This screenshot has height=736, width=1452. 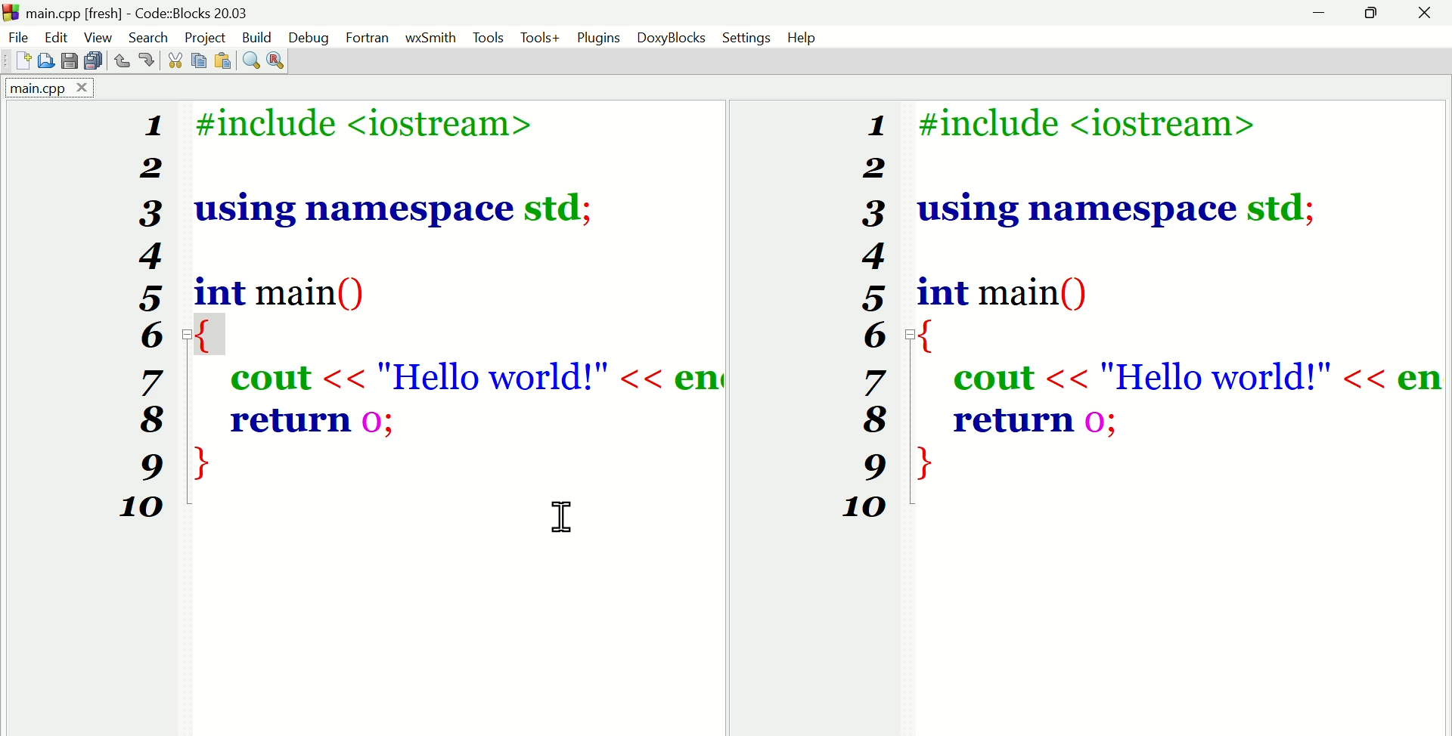 What do you see at coordinates (1178, 297) in the screenshot?
I see `#include <iostream>
using namespace std;
int main()
cout << "Hello world!" << en
return o;
}` at bounding box center [1178, 297].